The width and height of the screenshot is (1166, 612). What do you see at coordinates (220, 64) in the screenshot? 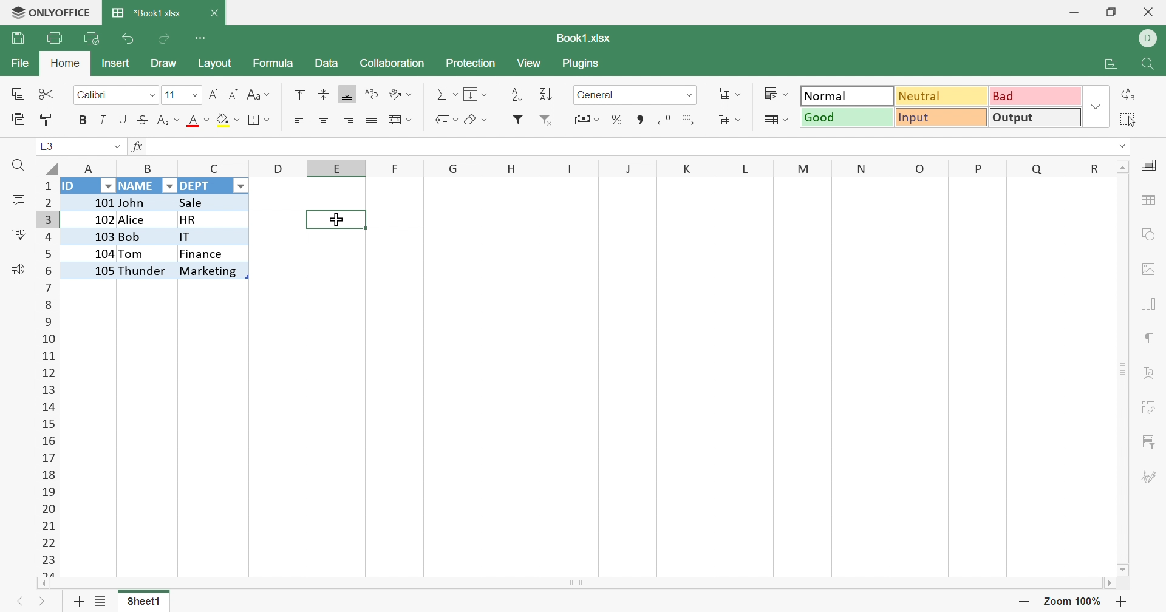
I see `Layout` at bounding box center [220, 64].